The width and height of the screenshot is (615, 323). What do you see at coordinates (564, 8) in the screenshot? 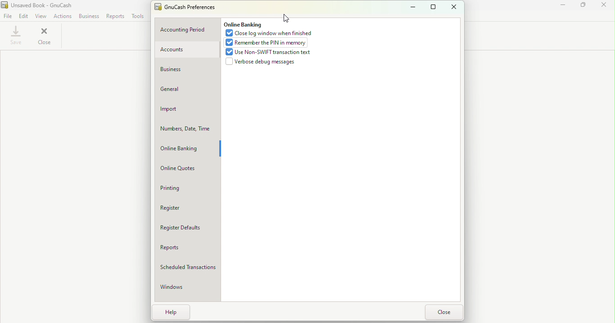
I see `Minimize` at bounding box center [564, 8].